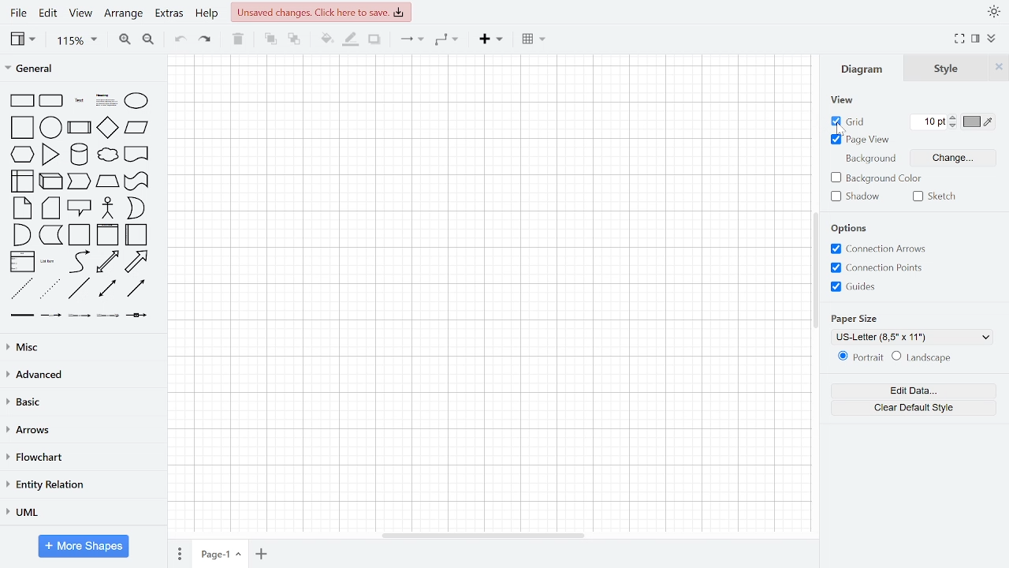 The height and width of the screenshot is (568, 1009). Describe the element at coordinates (80, 512) in the screenshot. I see `UML` at that location.